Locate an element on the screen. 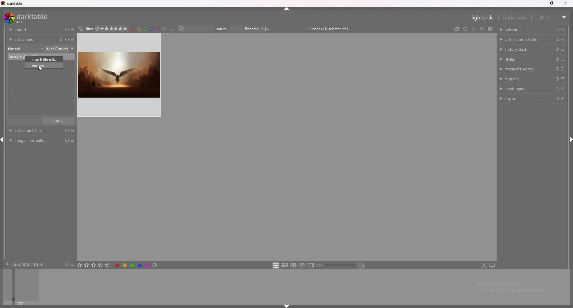 This screenshot has width=573, height=308. culling layout in dynamic mode is located at coordinates (302, 265).